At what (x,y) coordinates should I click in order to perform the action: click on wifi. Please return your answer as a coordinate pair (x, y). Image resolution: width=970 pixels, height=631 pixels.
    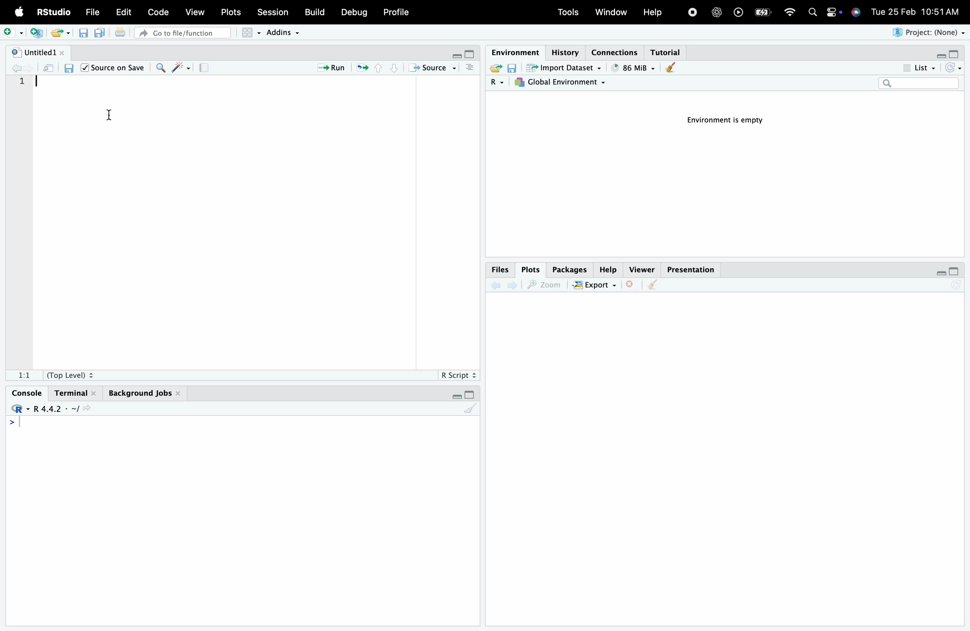
    Looking at the image, I should click on (793, 13).